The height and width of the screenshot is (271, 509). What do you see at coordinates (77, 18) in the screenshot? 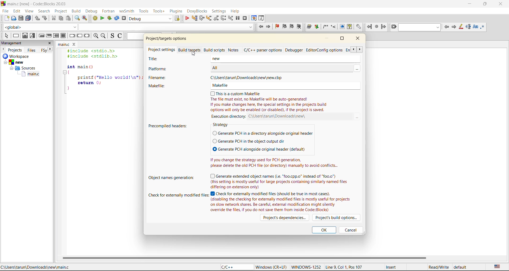
I see `find` at bounding box center [77, 18].